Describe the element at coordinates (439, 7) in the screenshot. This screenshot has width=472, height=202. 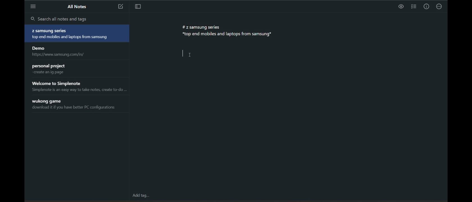
I see `actions` at that location.